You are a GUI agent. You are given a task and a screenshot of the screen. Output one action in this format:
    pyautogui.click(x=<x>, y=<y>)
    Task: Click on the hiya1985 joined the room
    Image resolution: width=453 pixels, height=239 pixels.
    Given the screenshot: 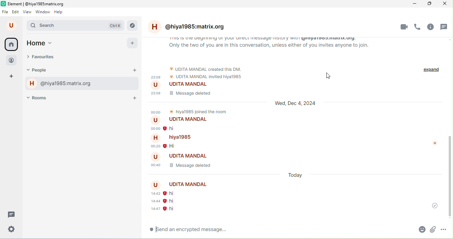 What is the action you would take?
    pyautogui.click(x=198, y=110)
    